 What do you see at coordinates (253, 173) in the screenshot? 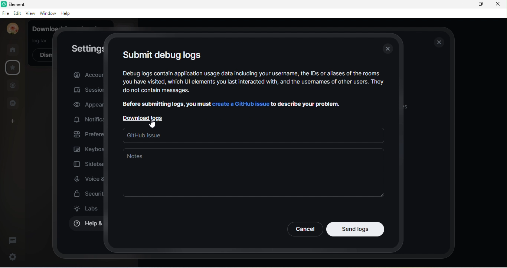
I see `notes` at bounding box center [253, 173].